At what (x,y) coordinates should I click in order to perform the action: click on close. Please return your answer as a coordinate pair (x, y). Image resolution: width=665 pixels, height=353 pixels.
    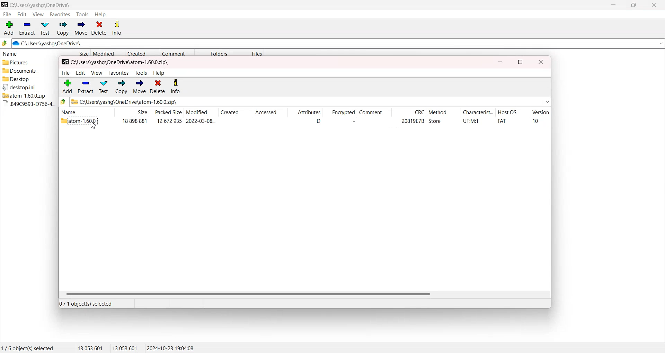
    Looking at the image, I should click on (541, 62).